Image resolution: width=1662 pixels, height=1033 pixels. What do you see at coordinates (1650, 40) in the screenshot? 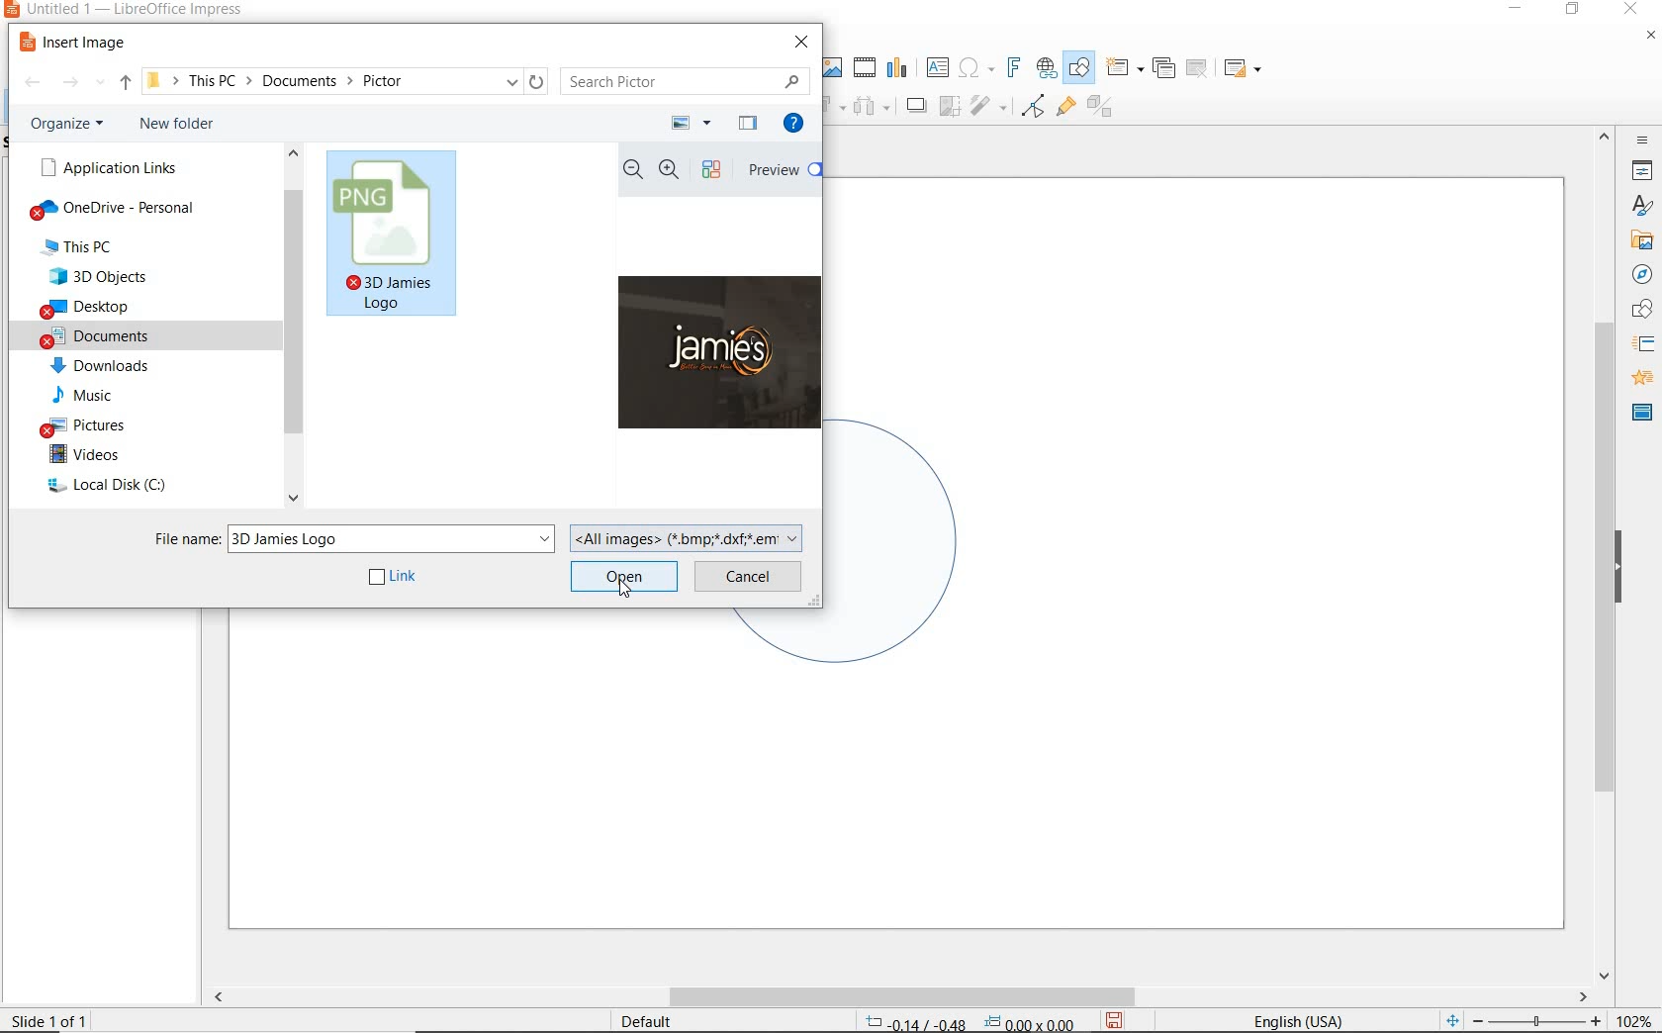
I see `close document` at bounding box center [1650, 40].